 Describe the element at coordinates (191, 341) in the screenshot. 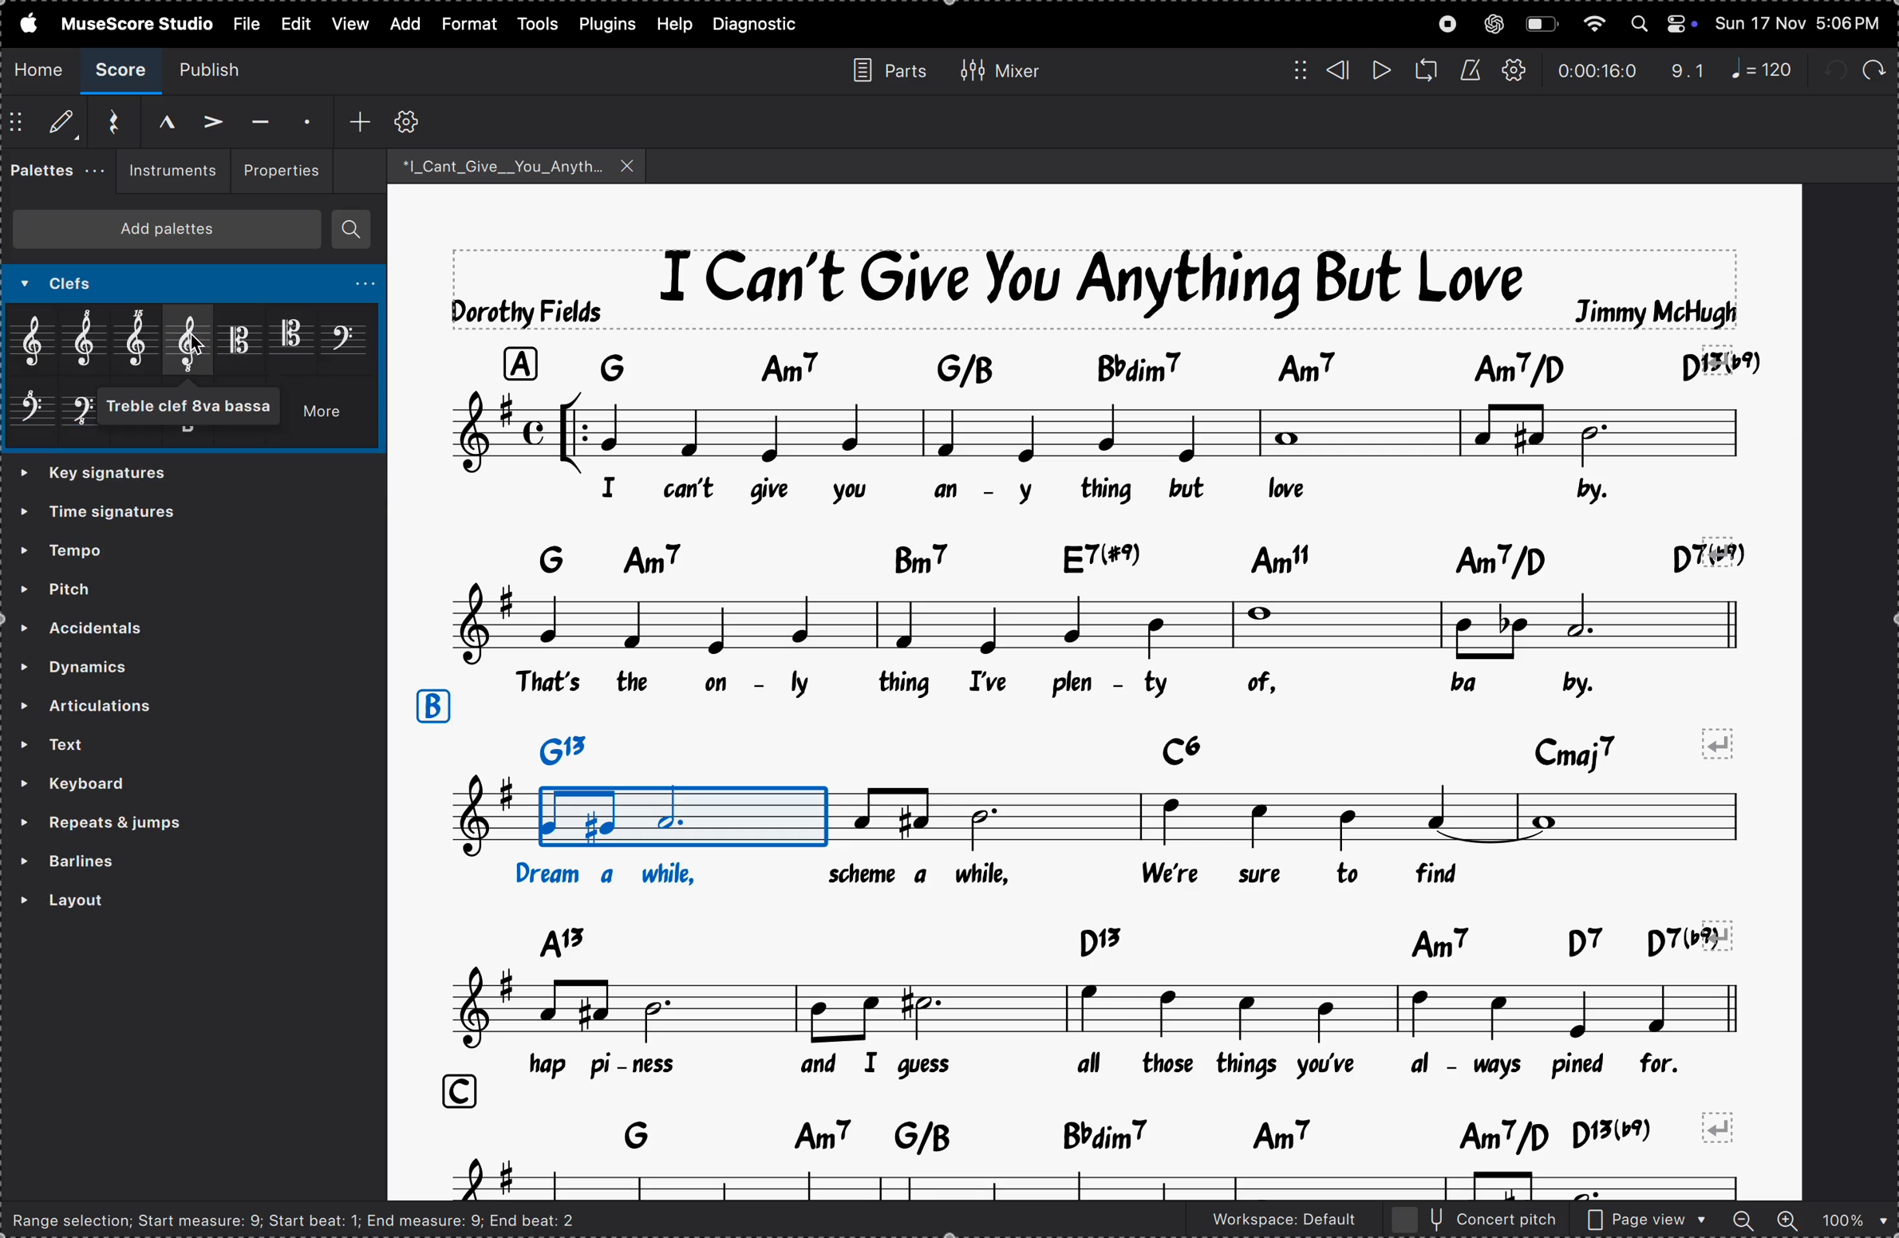

I see `treble 8 a bassa` at that location.